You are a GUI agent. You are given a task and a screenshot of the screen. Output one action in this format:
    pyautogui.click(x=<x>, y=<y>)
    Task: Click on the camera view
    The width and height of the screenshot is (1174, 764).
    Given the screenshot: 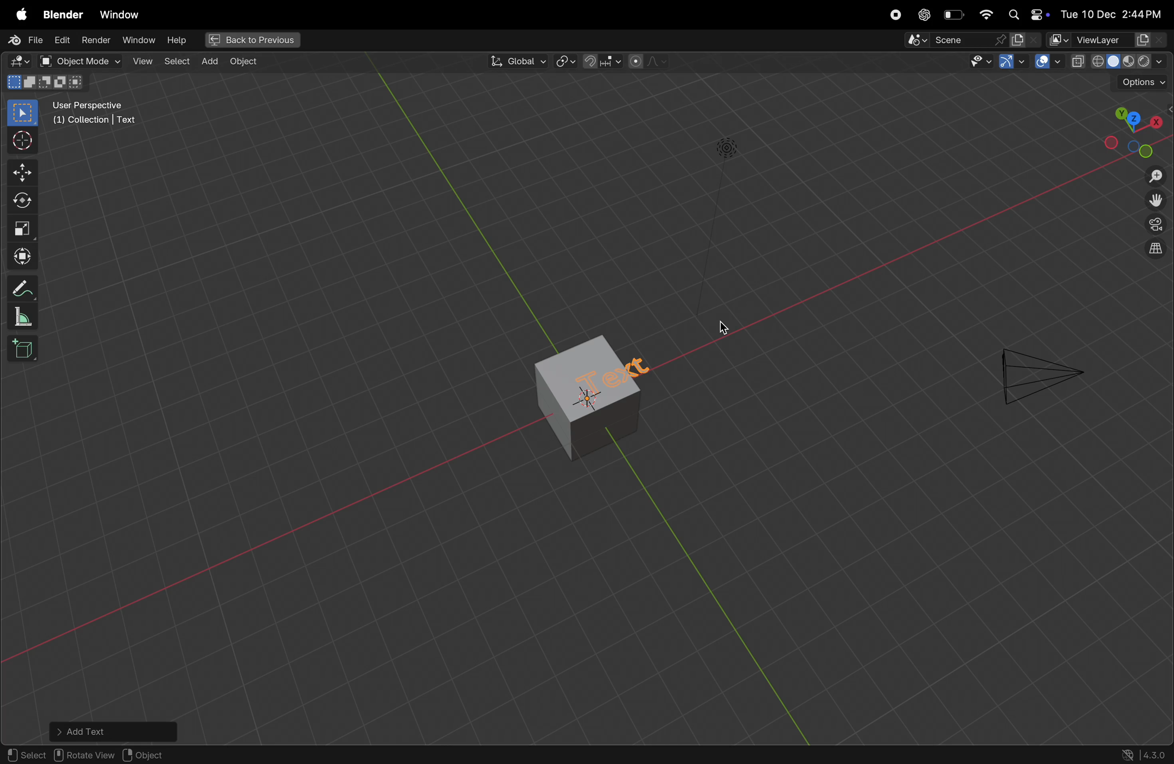 What is the action you would take?
    pyautogui.click(x=1154, y=228)
    